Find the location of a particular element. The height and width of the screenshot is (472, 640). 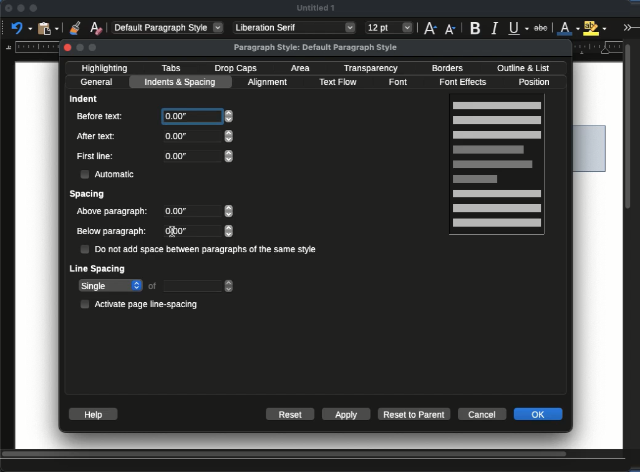

expand is located at coordinates (629, 27).